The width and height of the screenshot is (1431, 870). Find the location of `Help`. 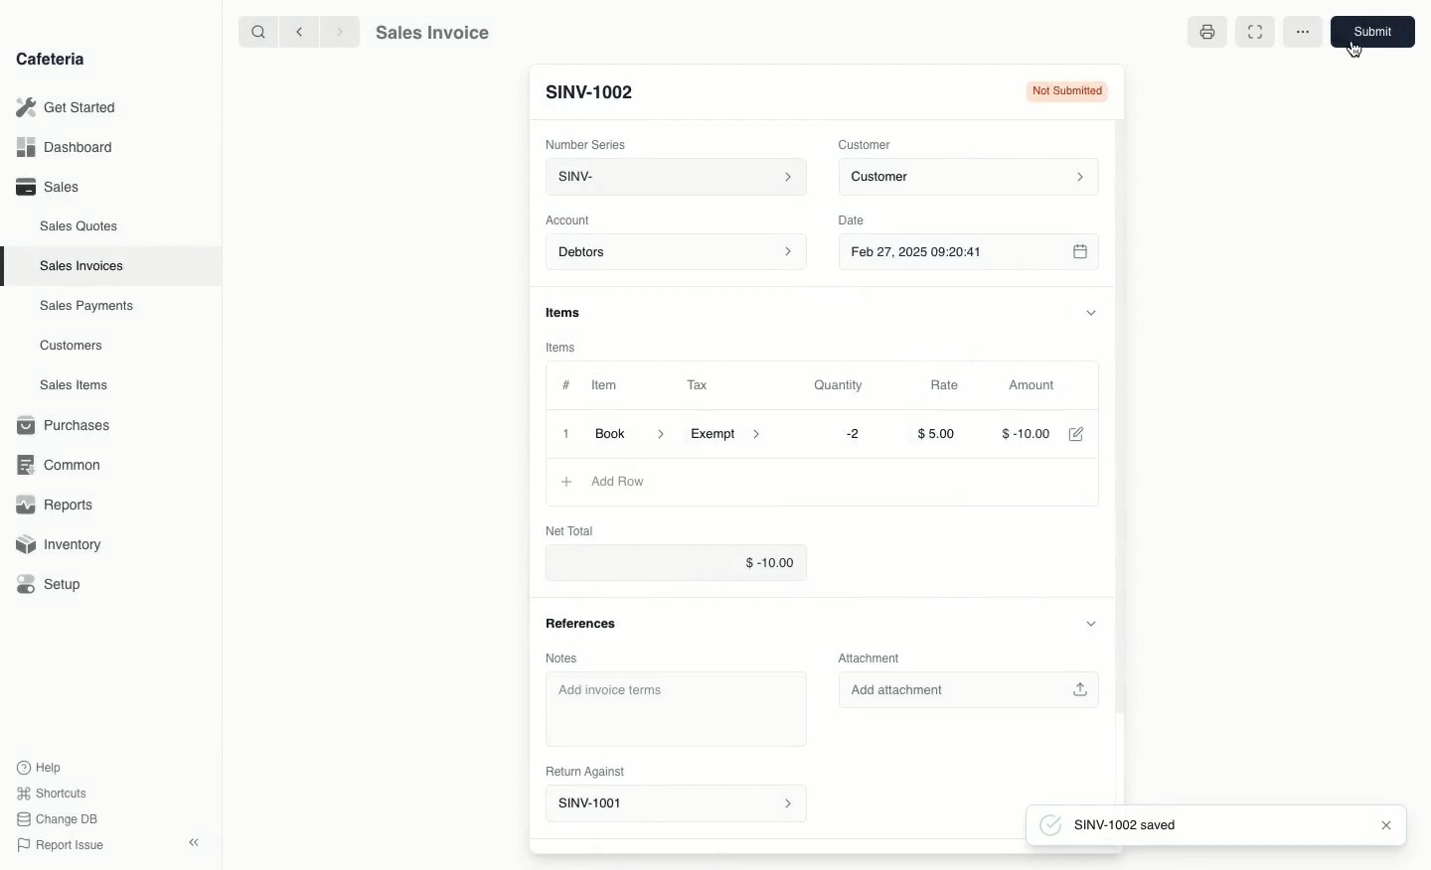

Help is located at coordinates (41, 765).